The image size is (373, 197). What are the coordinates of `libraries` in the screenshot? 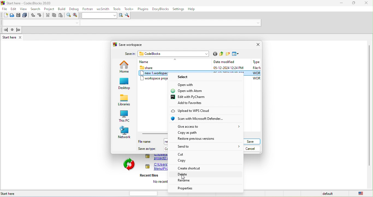 It's located at (124, 101).